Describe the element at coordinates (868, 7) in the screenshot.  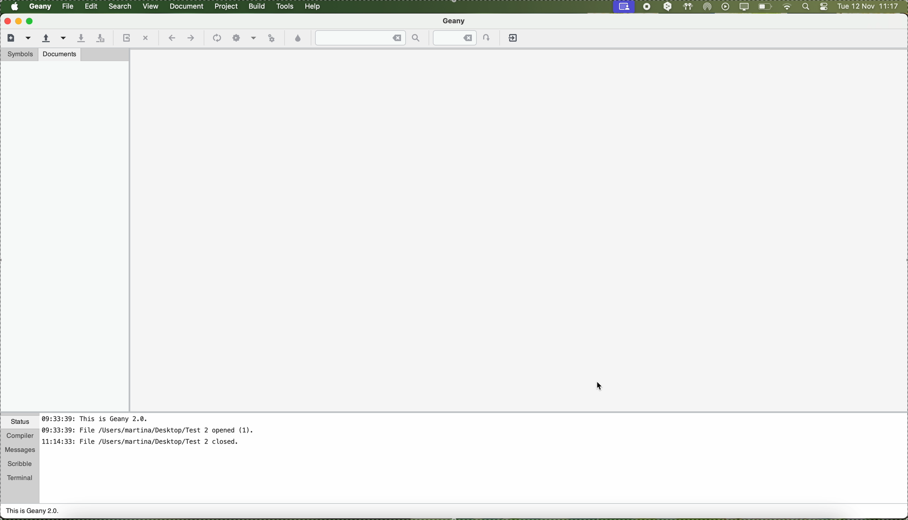
I see `date and hour` at that location.